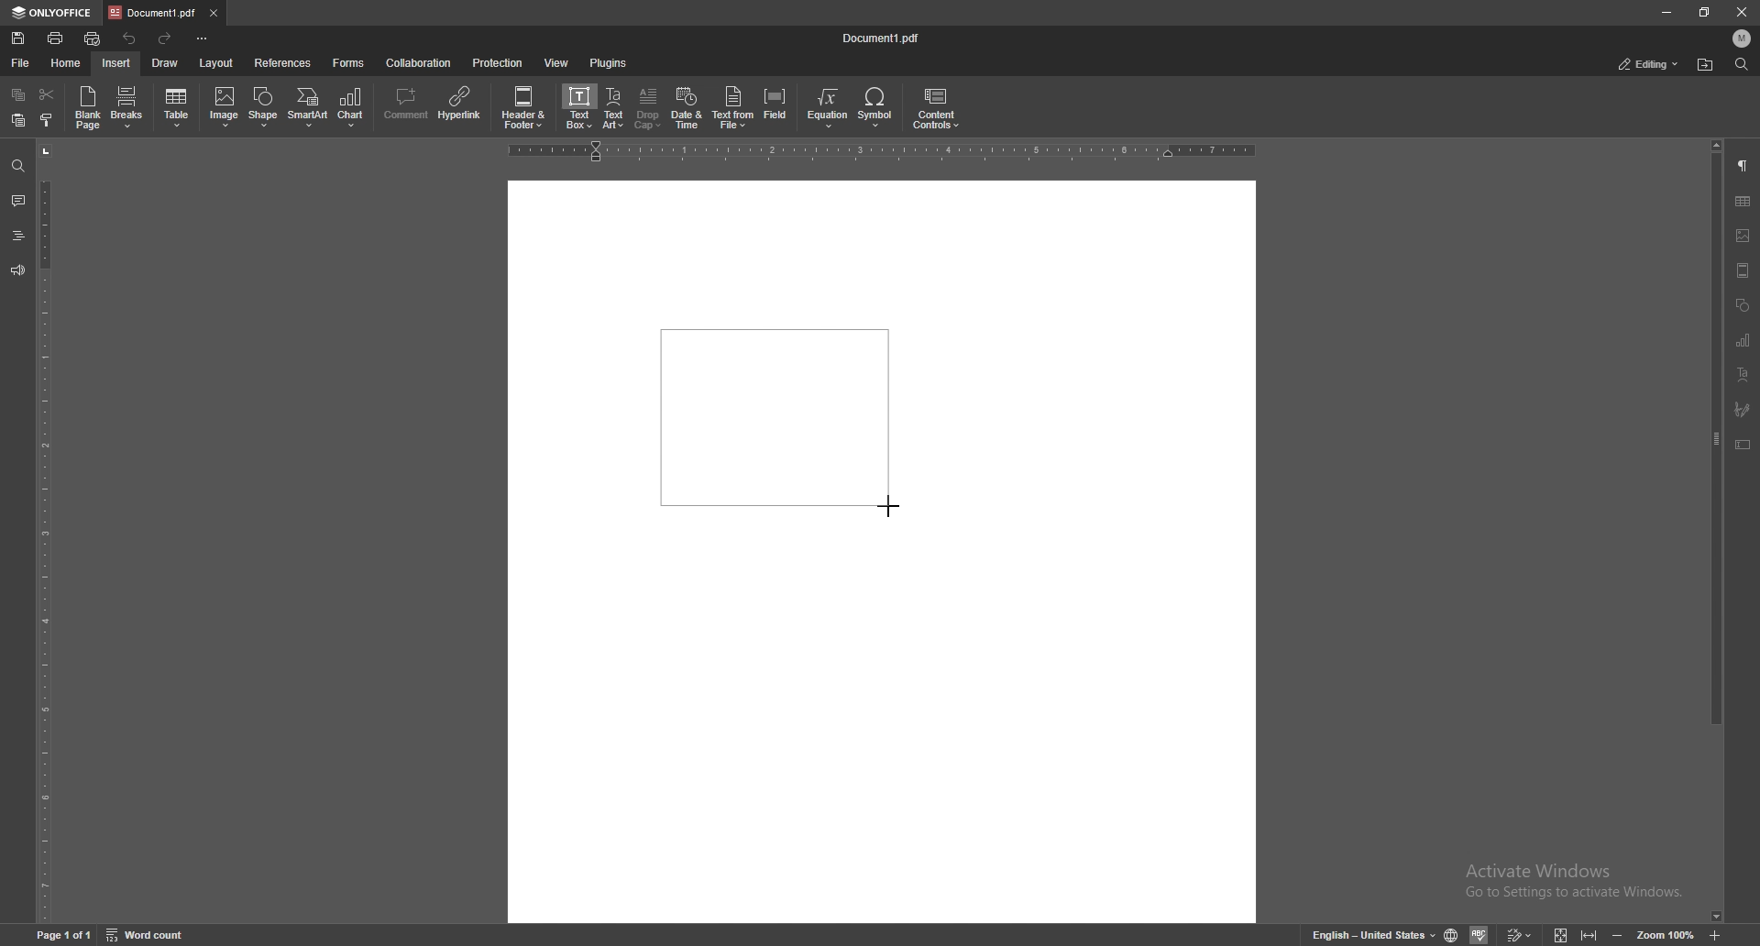 This screenshot has height=946, width=1760. What do you see at coordinates (877, 108) in the screenshot?
I see `symbol` at bounding box center [877, 108].